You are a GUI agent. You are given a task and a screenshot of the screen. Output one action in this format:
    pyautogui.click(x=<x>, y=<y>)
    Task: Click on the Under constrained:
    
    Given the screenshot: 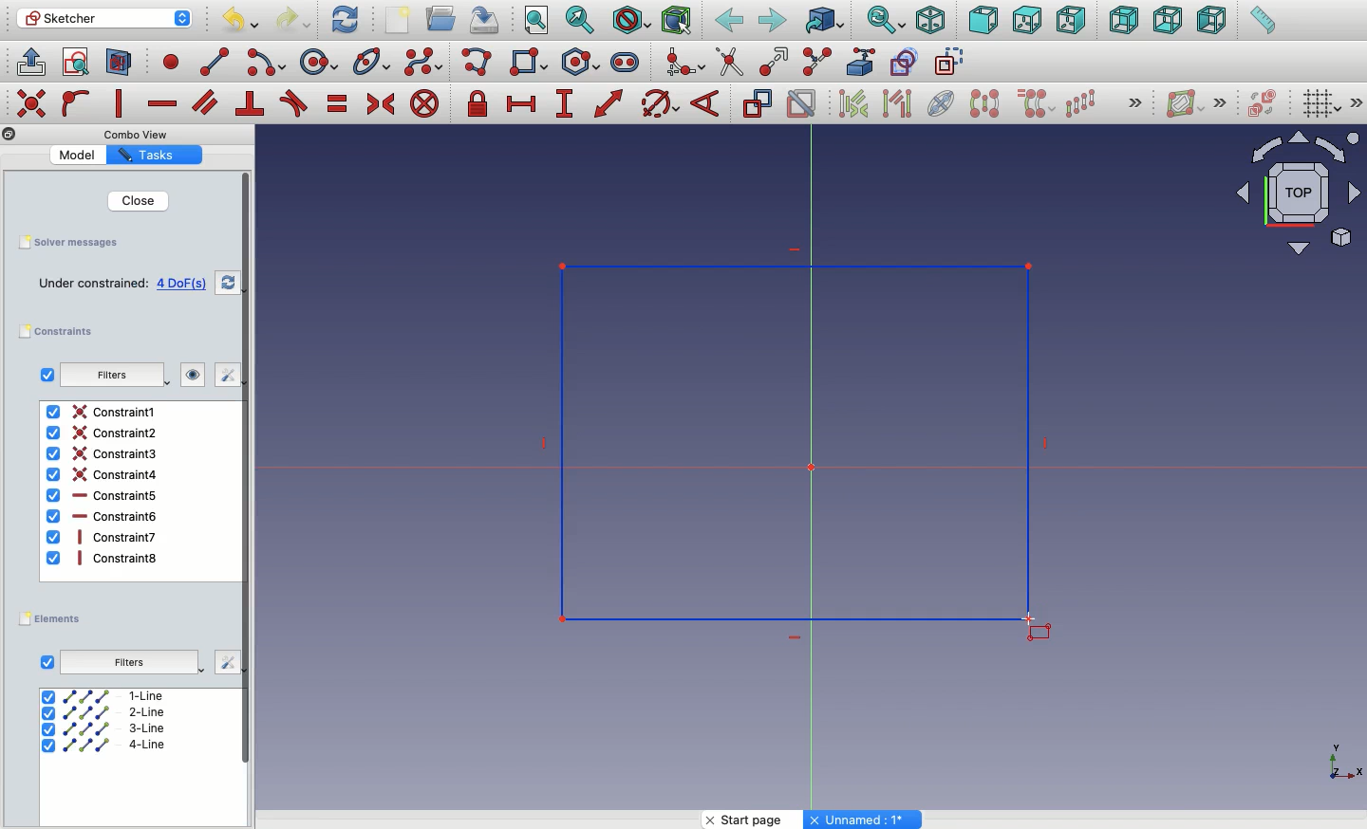 What is the action you would take?
    pyautogui.click(x=93, y=285)
    